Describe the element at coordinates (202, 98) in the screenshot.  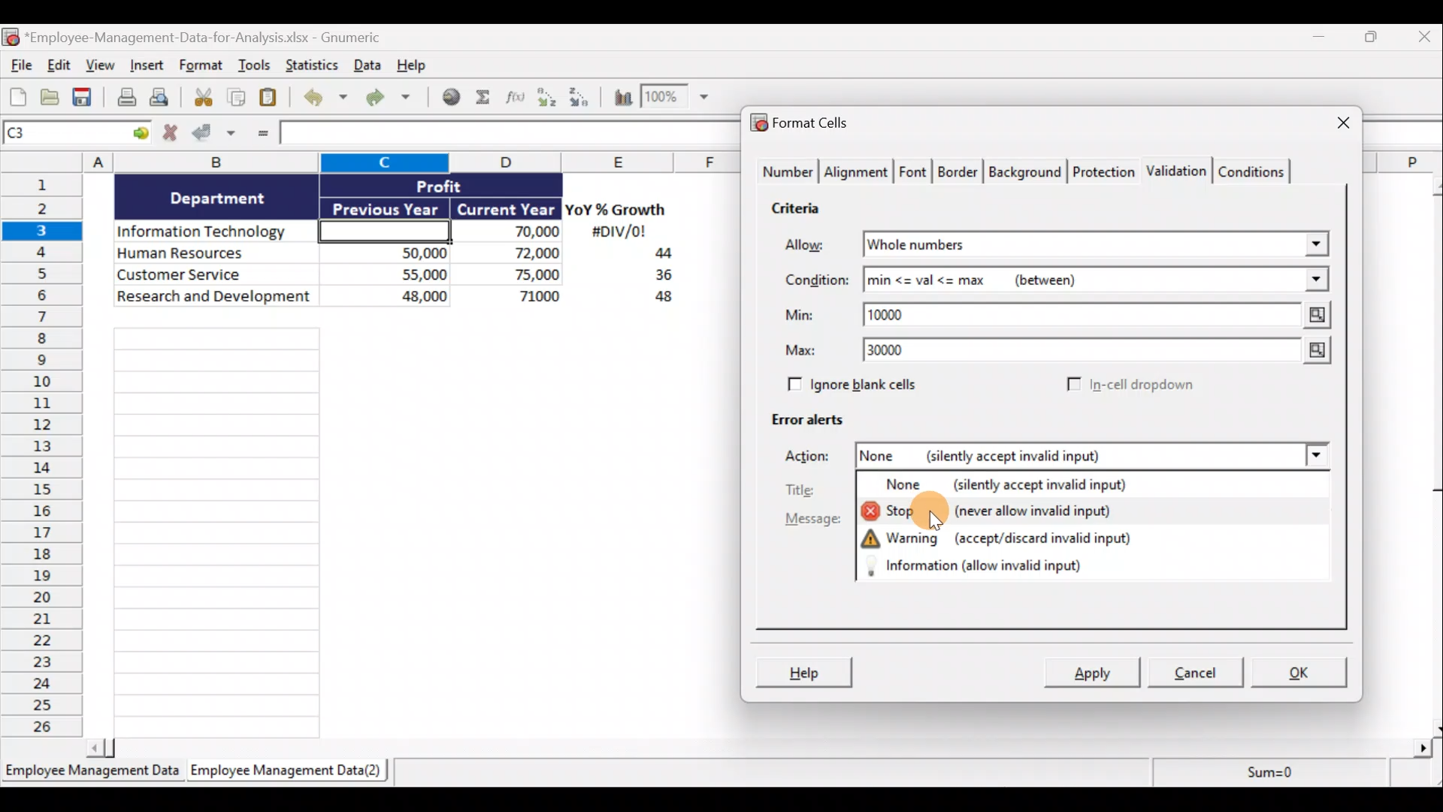
I see `Cut selection` at that location.